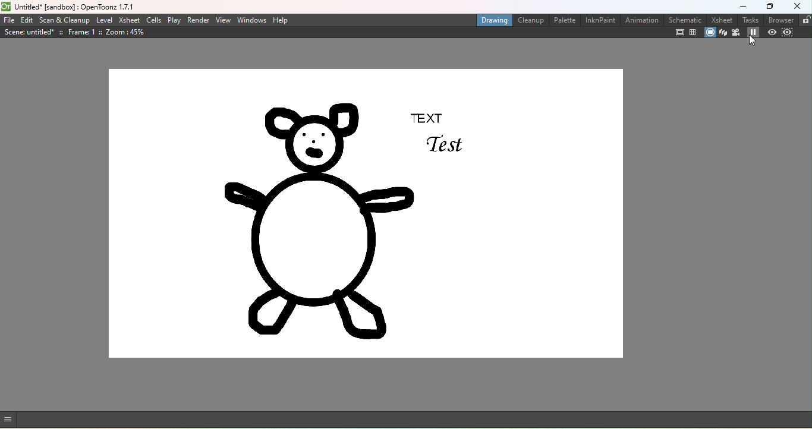 The image size is (812, 429). I want to click on 3D view, so click(723, 33).